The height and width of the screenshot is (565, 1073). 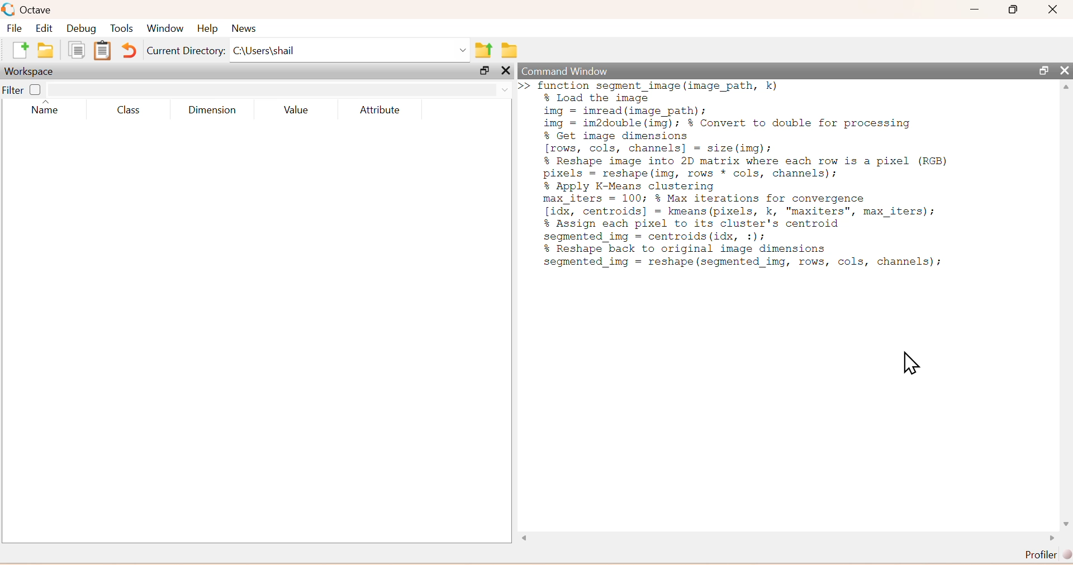 I want to click on , so click(x=529, y=538).